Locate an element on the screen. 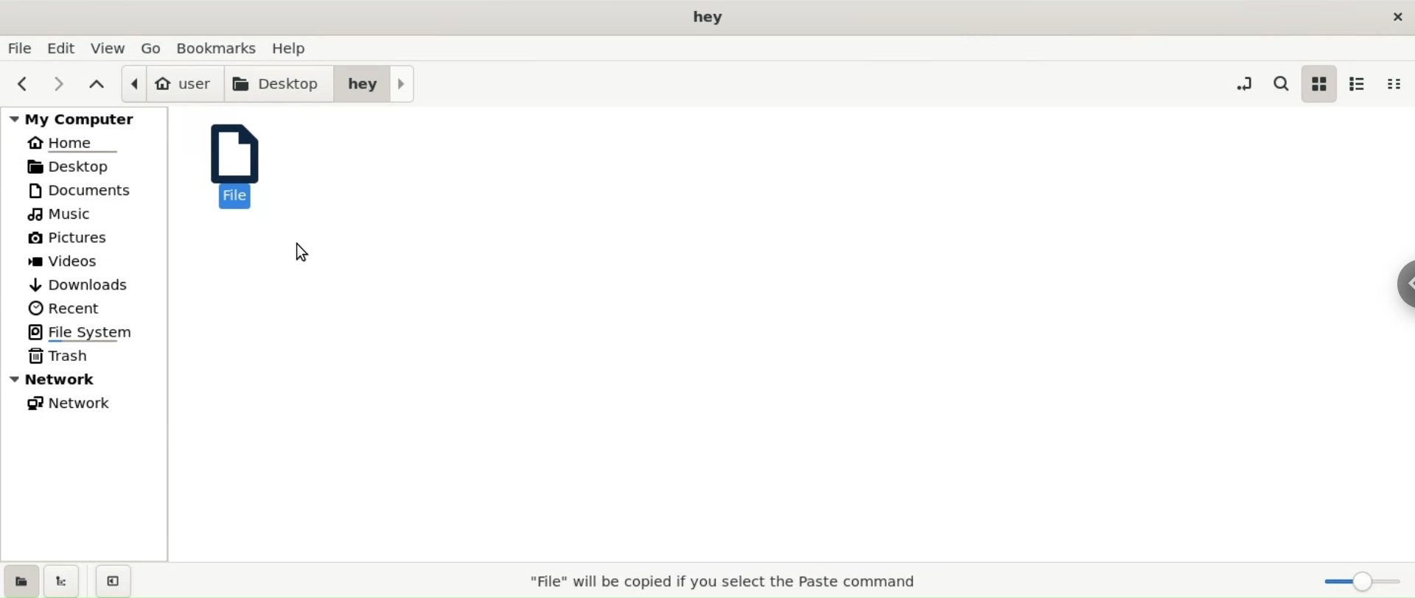 This screenshot has height=598, width=1415. user is located at coordinates (170, 82).